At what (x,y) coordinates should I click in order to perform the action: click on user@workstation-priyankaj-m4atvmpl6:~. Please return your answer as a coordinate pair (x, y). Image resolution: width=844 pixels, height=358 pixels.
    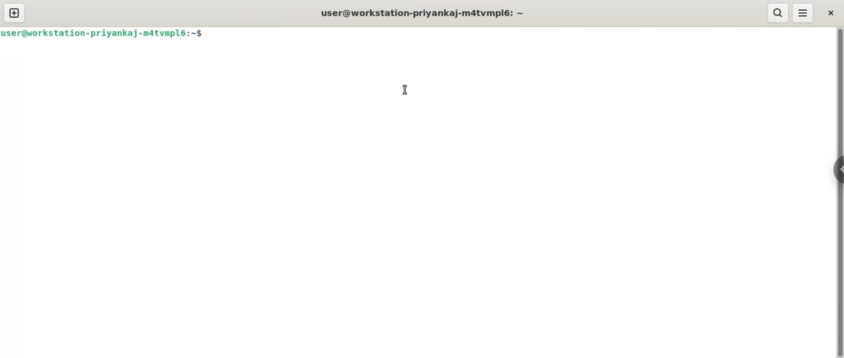
    Looking at the image, I should click on (422, 13).